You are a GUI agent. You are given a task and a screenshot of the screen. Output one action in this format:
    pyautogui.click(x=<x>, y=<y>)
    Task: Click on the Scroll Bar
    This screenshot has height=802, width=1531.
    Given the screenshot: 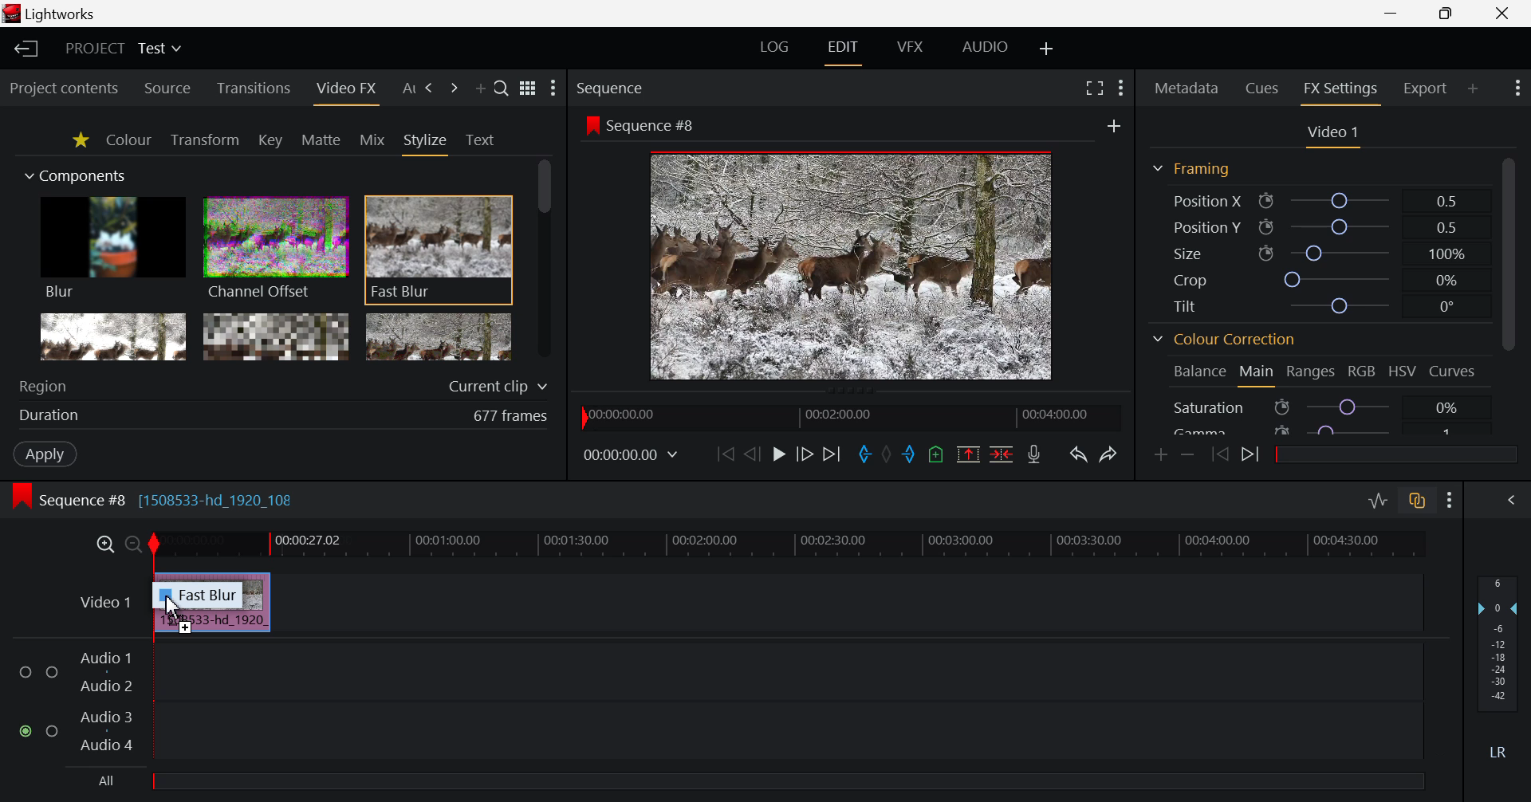 What is the action you would take?
    pyautogui.click(x=547, y=261)
    